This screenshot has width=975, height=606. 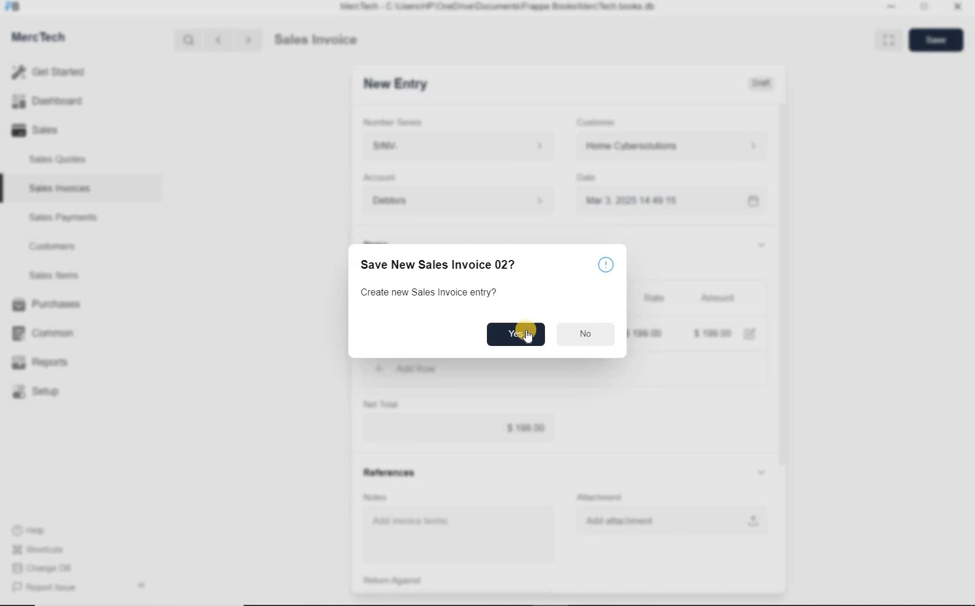 What do you see at coordinates (388, 472) in the screenshot?
I see `References` at bounding box center [388, 472].